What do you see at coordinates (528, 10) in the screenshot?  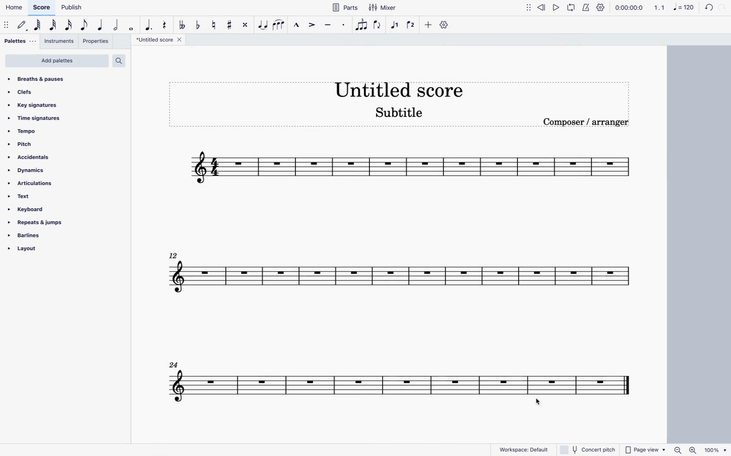 I see `show/hide` at bounding box center [528, 10].